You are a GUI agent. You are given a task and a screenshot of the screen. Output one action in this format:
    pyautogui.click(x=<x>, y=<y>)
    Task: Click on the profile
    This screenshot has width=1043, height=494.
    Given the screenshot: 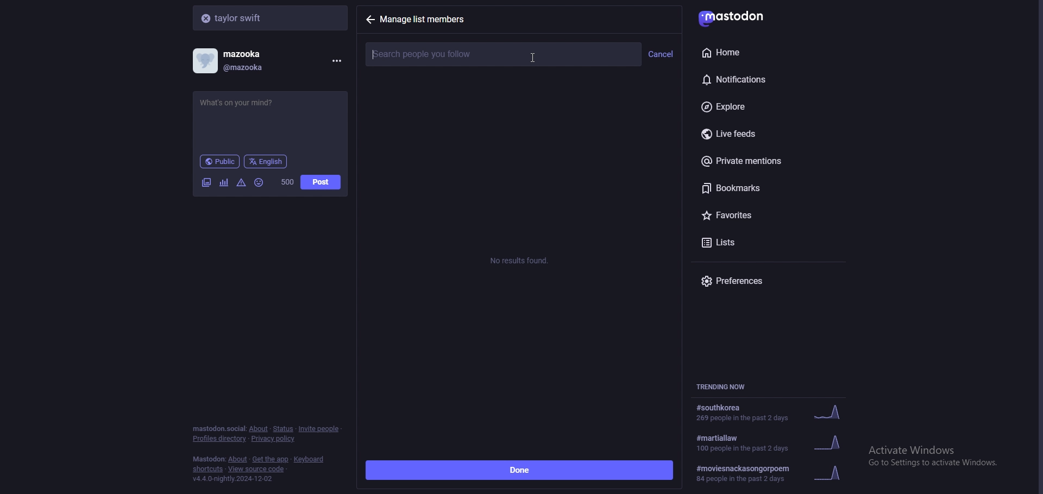 What is the action you would take?
    pyautogui.click(x=237, y=61)
    